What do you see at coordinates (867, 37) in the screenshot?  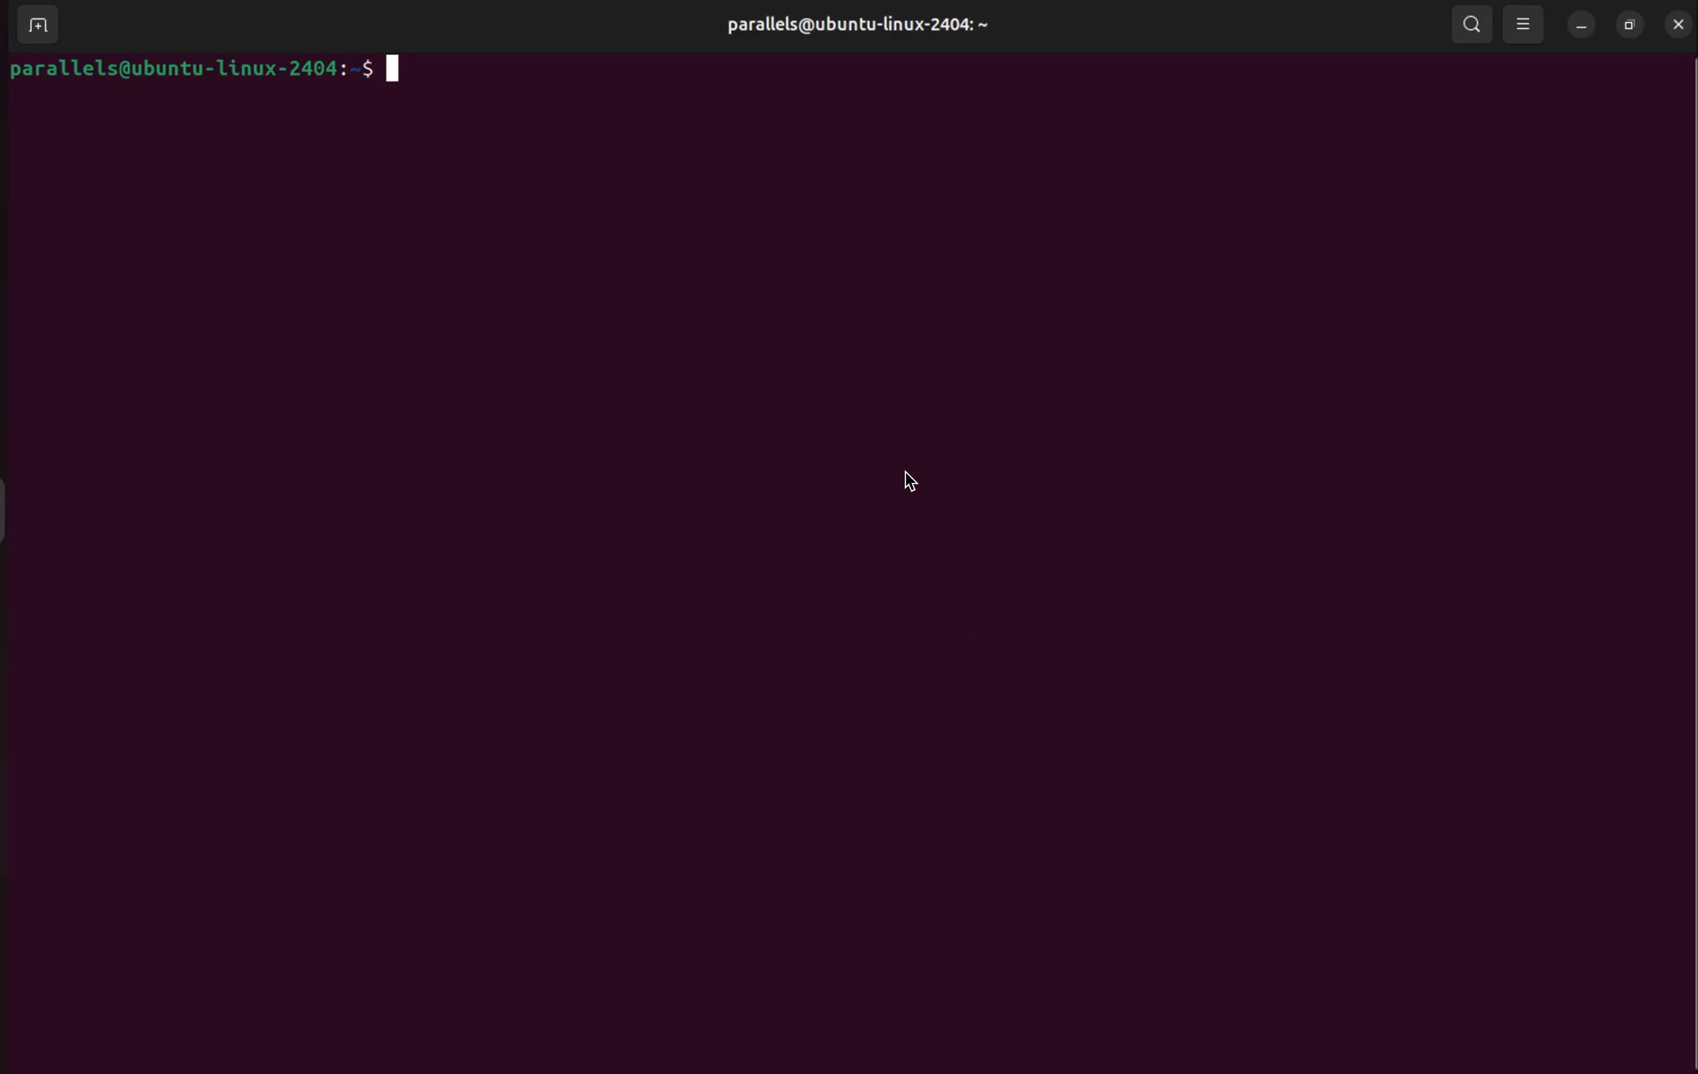 I see `parallels@ubuntu-linux-2404: ~` at bounding box center [867, 37].